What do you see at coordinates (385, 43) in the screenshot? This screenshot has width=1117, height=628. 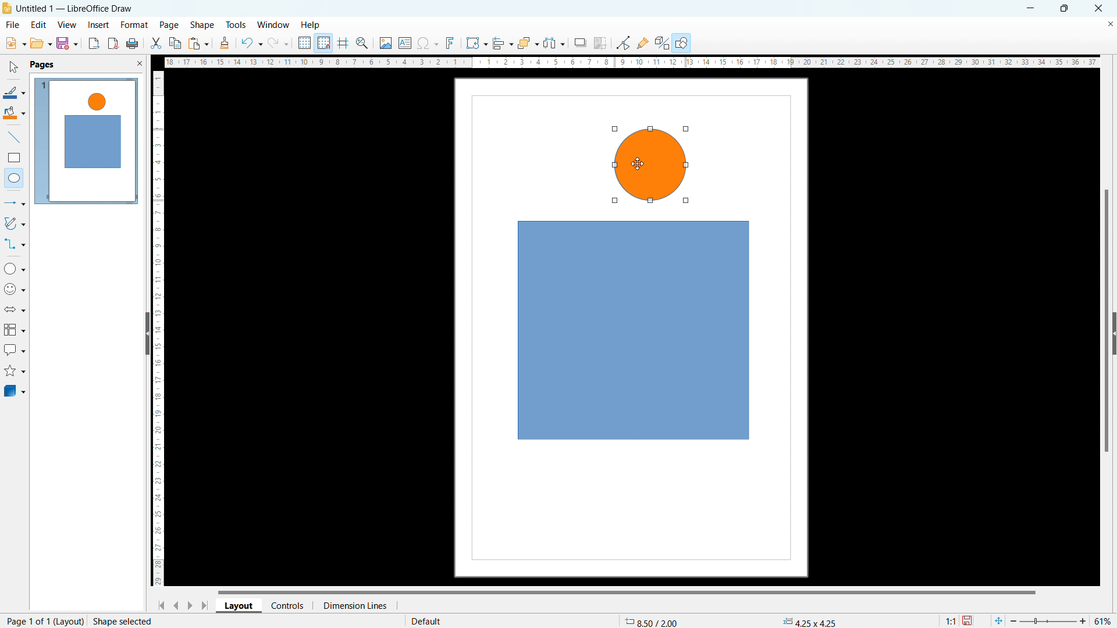 I see `insert image` at bounding box center [385, 43].